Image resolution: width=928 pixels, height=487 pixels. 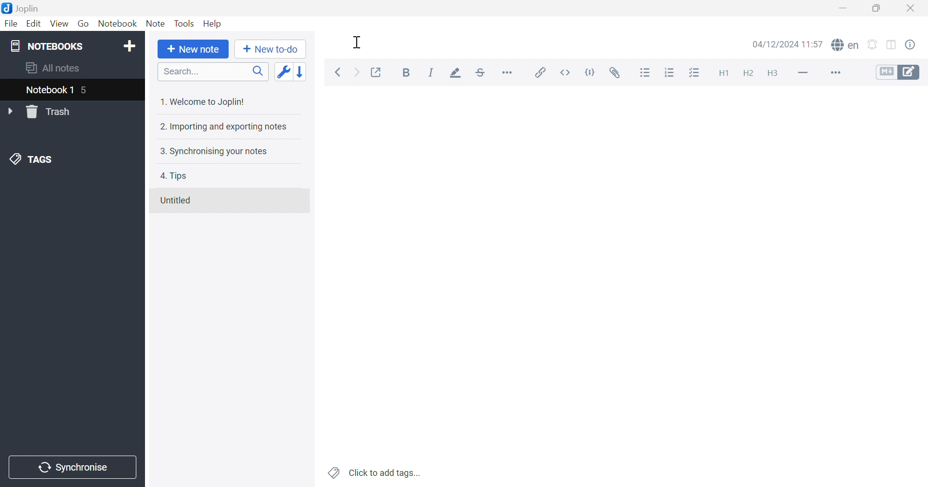 What do you see at coordinates (899, 73) in the screenshot?
I see `Toggle editors` at bounding box center [899, 73].